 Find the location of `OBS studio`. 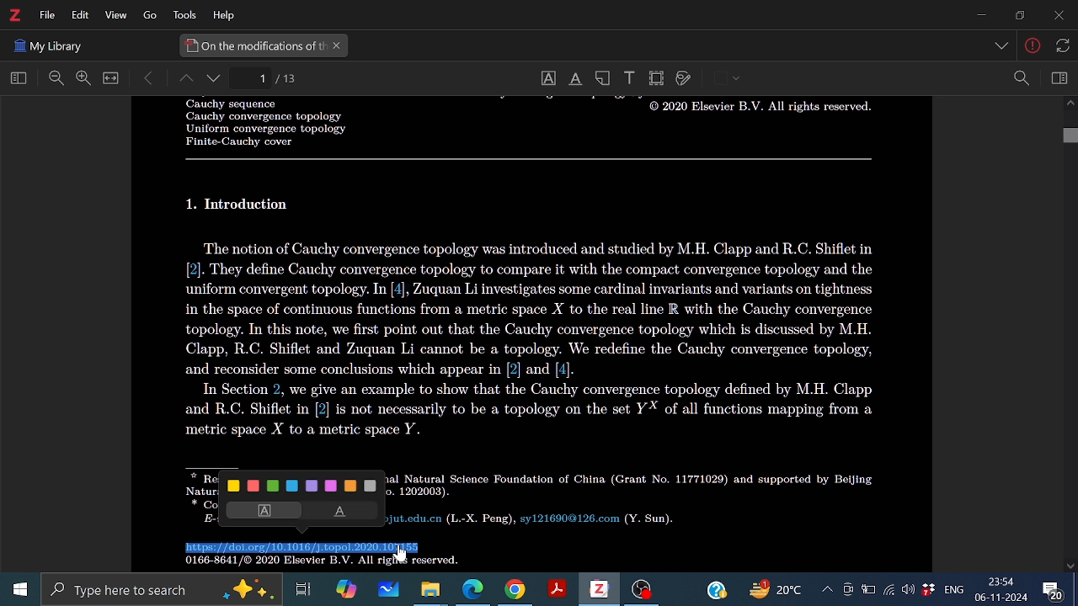

OBS studio is located at coordinates (642, 591).